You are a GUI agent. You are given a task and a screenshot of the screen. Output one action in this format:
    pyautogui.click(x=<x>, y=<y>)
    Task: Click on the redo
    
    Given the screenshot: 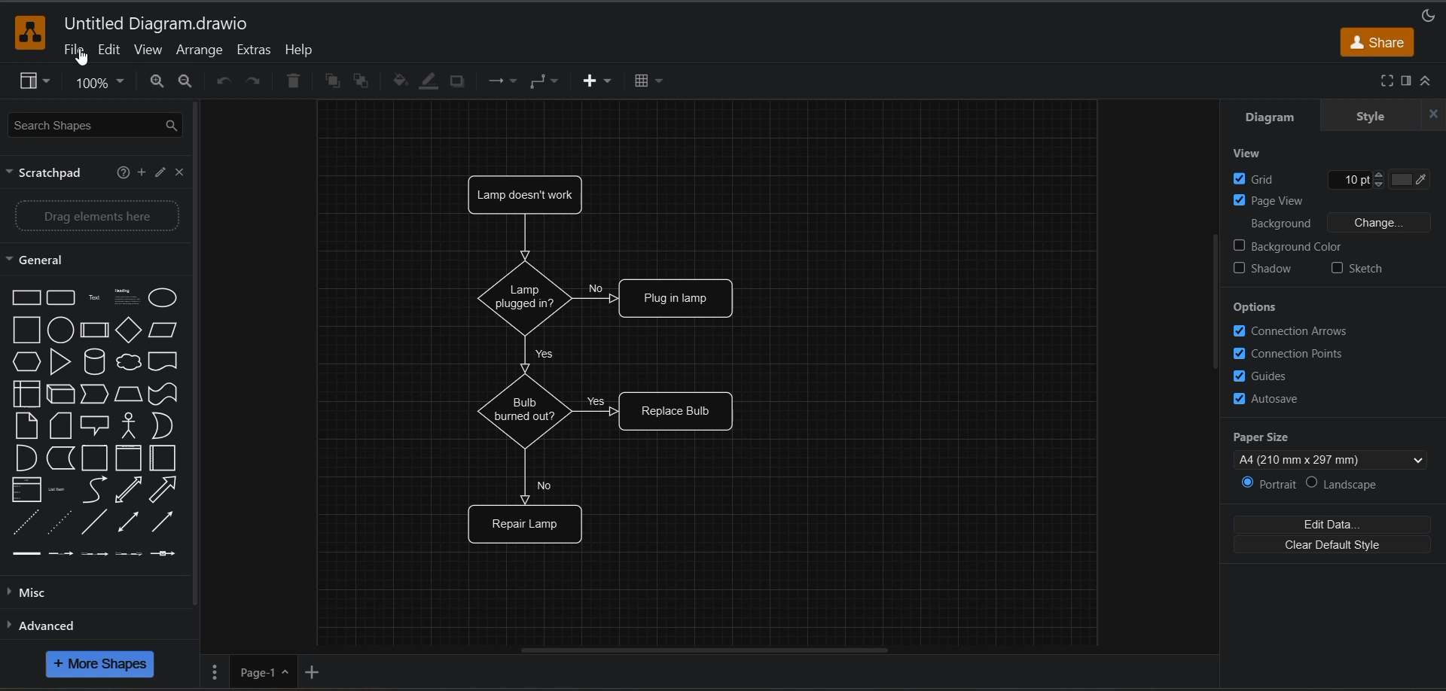 What is the action you would take?
    pyautogui.click(x=256, y=81)
    